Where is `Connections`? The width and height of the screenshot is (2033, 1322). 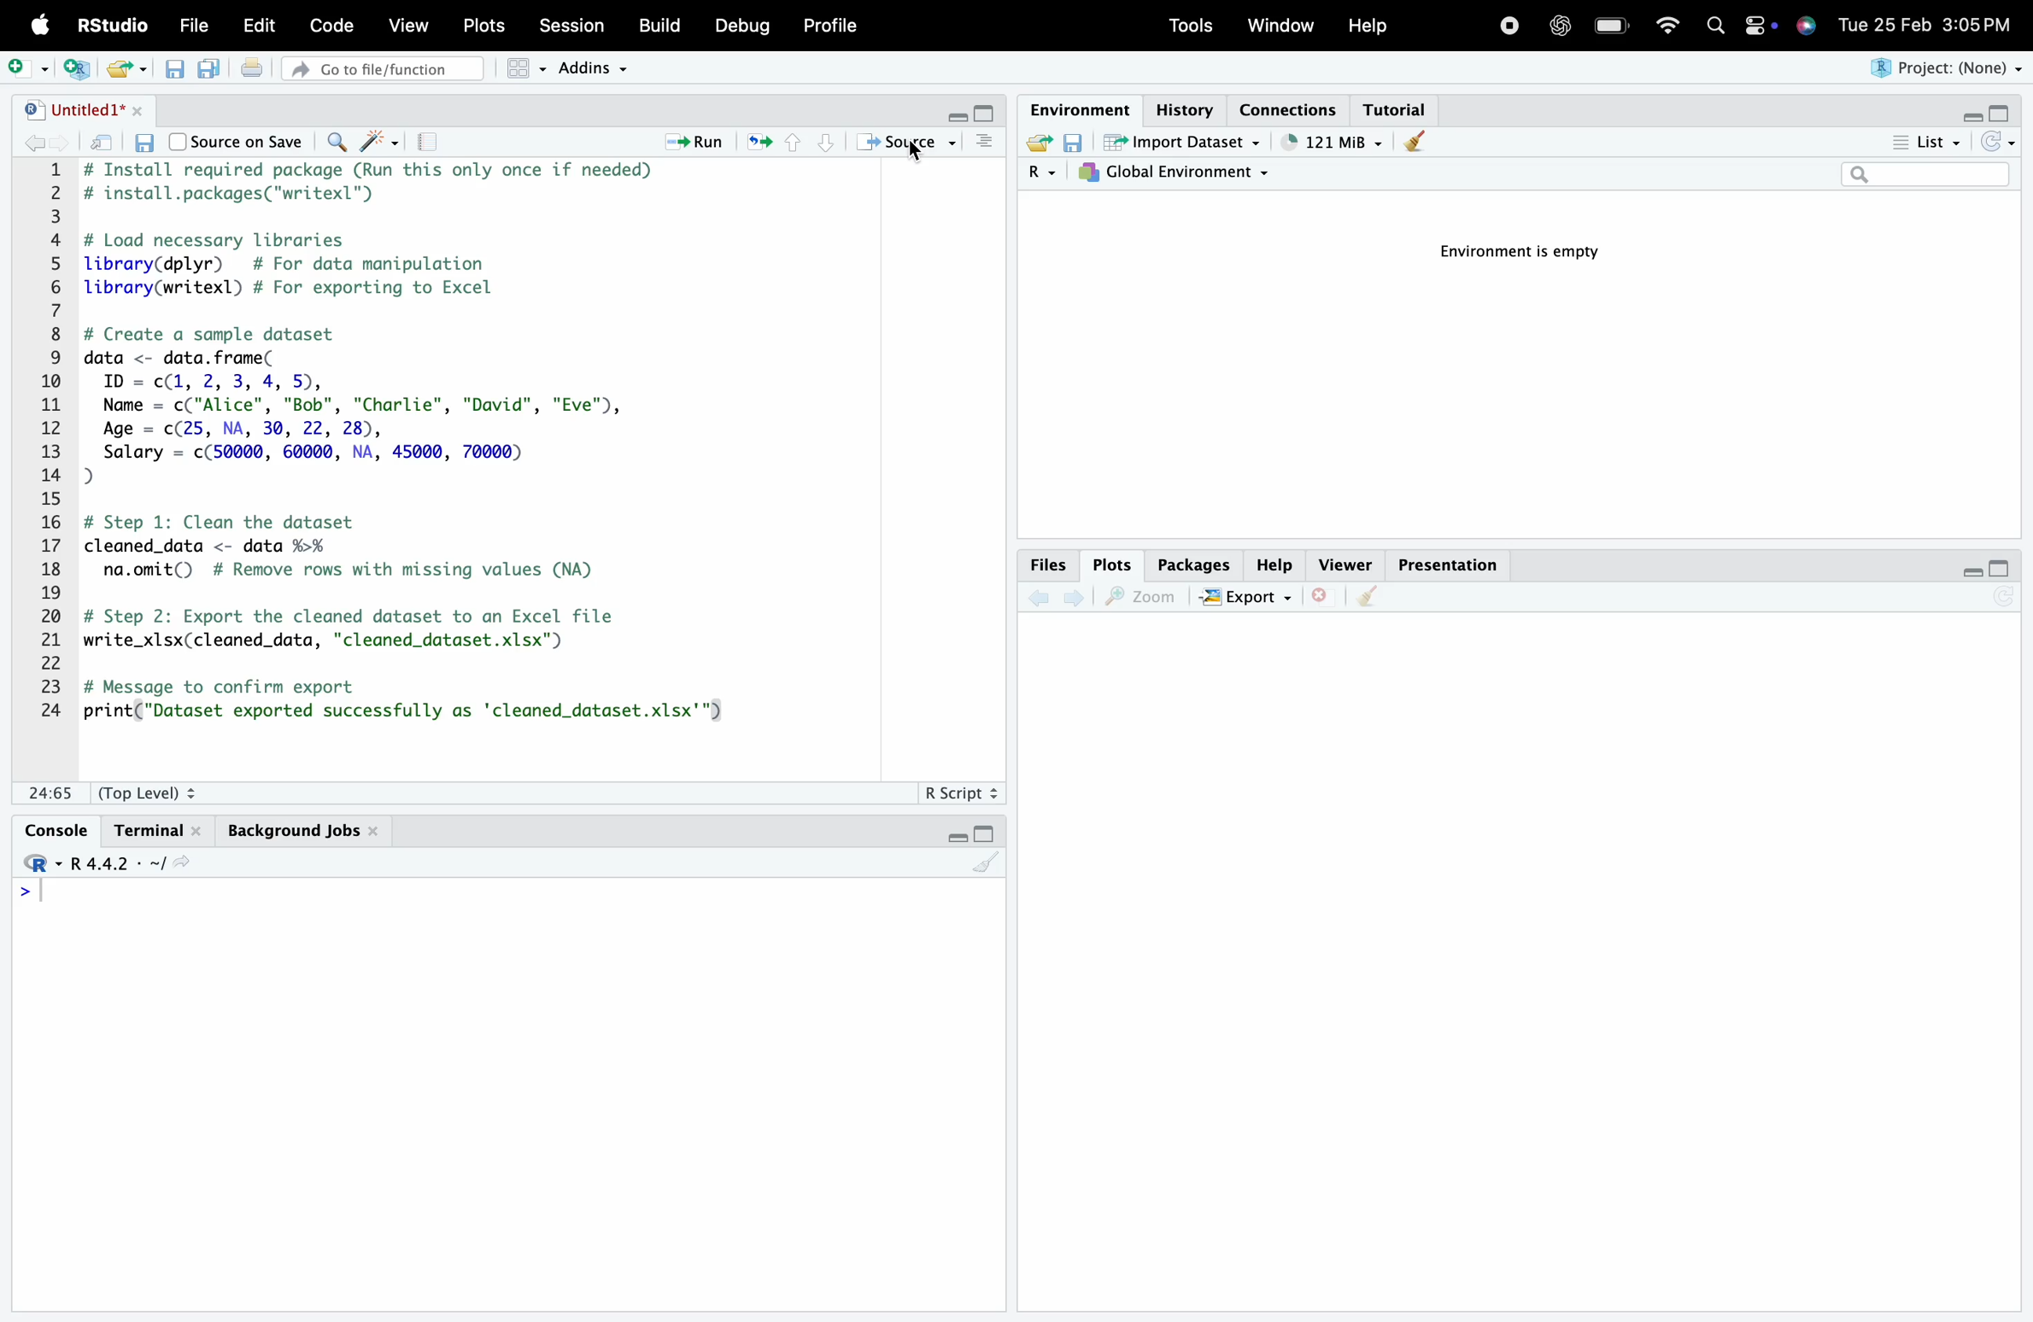 Connections is located at coordinates (1293, 109).